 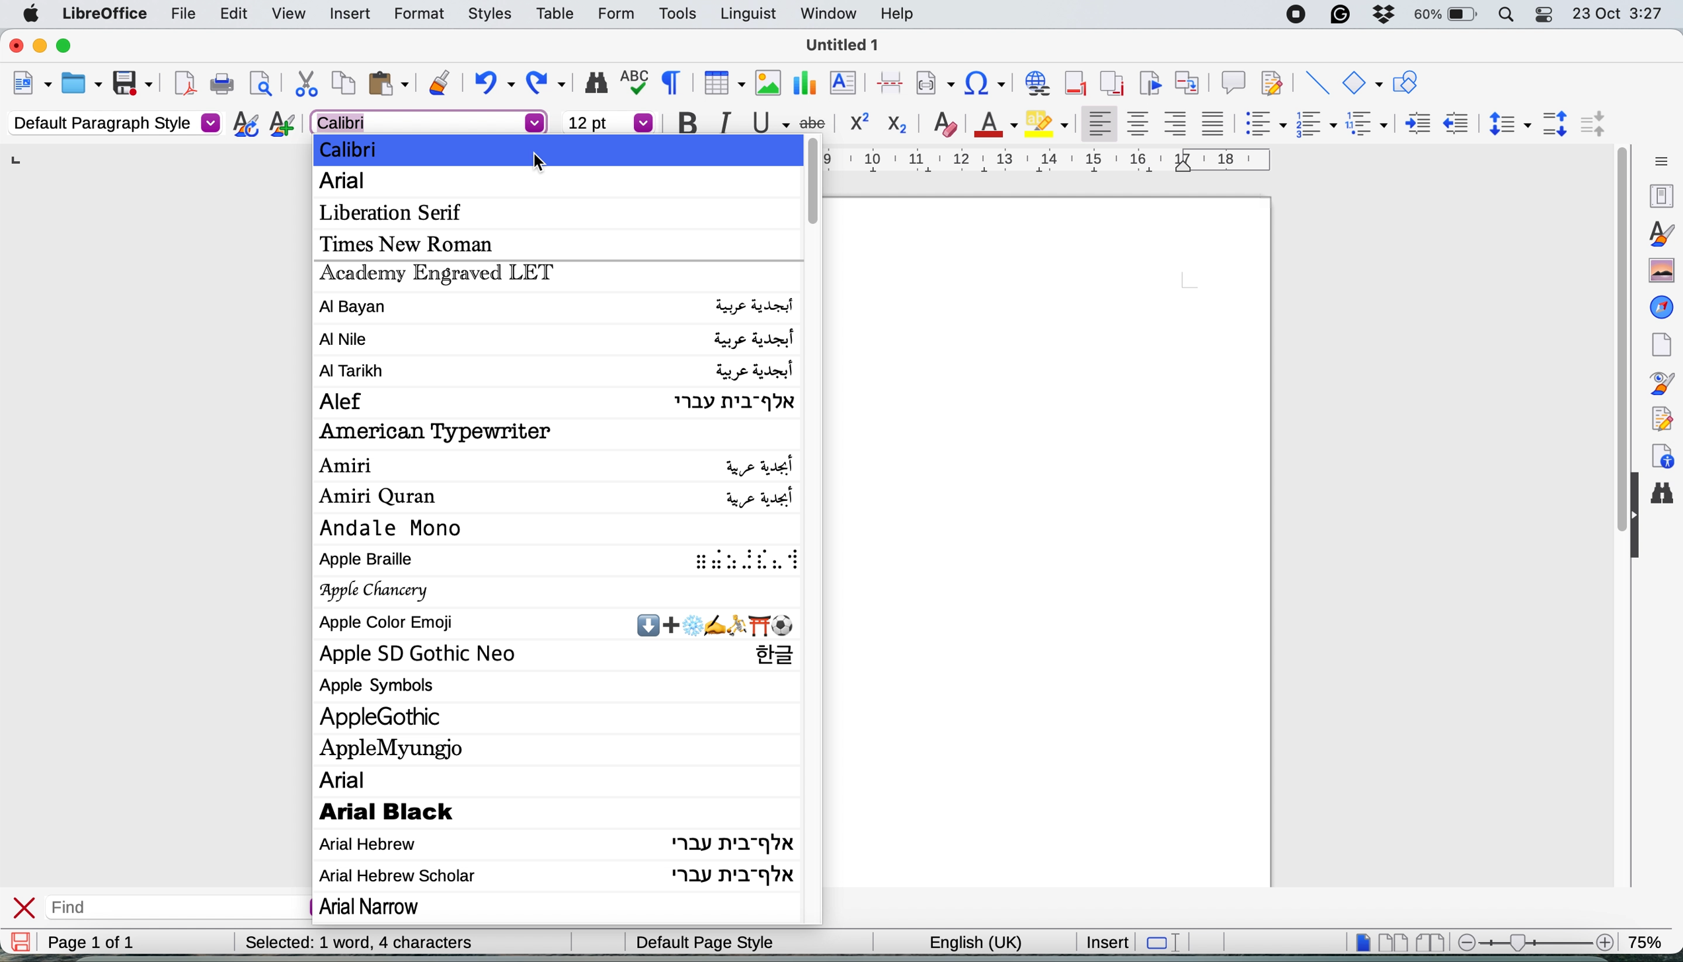 What do you see at coordinates (26, 906) in the screenshot?
I see `close` at bounding box center [26, 906].